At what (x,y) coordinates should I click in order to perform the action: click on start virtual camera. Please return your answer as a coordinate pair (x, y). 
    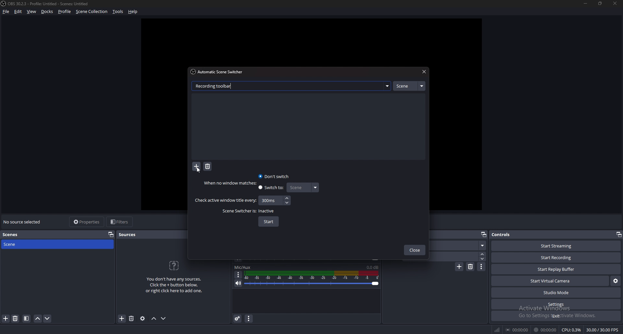
    Looking at the image, I should click on (551, 281).